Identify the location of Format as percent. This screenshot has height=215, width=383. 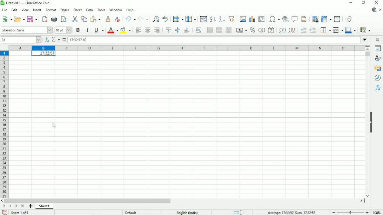
(252, 30).